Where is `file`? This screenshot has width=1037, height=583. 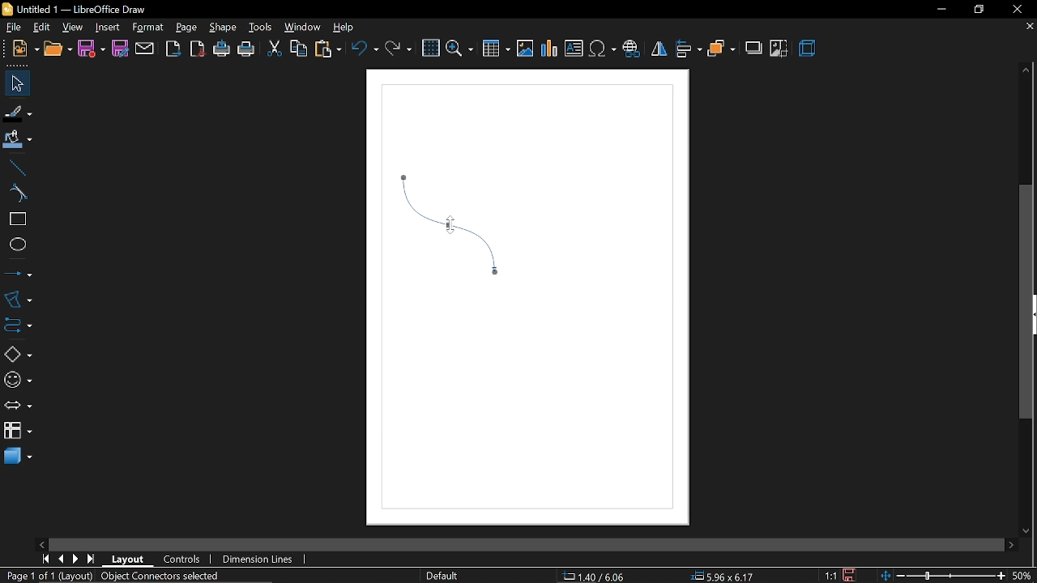 file is located at coordinates (11, 27).